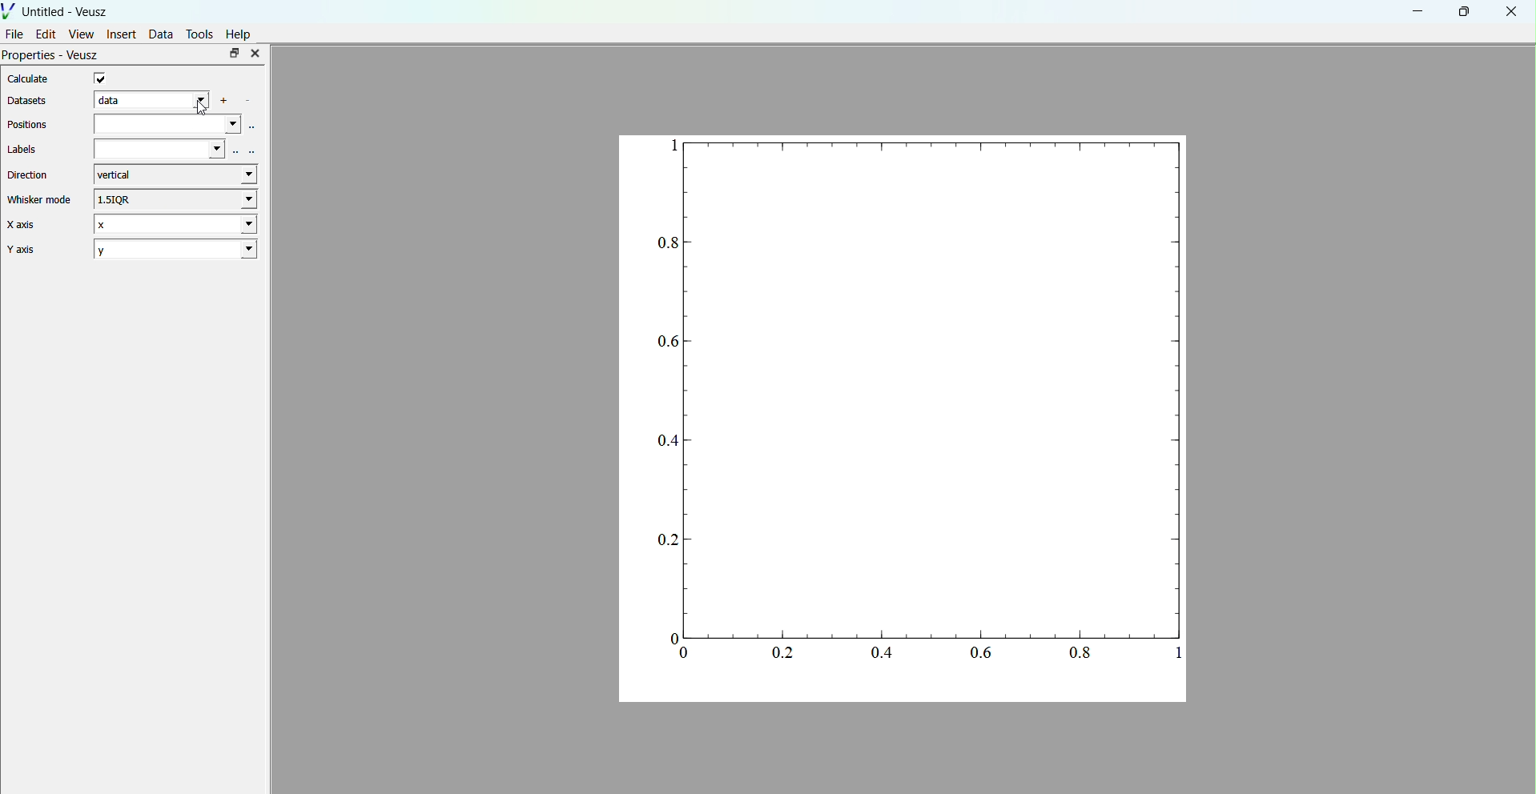 This screenshot has height=794, width=1536. I want to click on Labels, so click(26, 149).